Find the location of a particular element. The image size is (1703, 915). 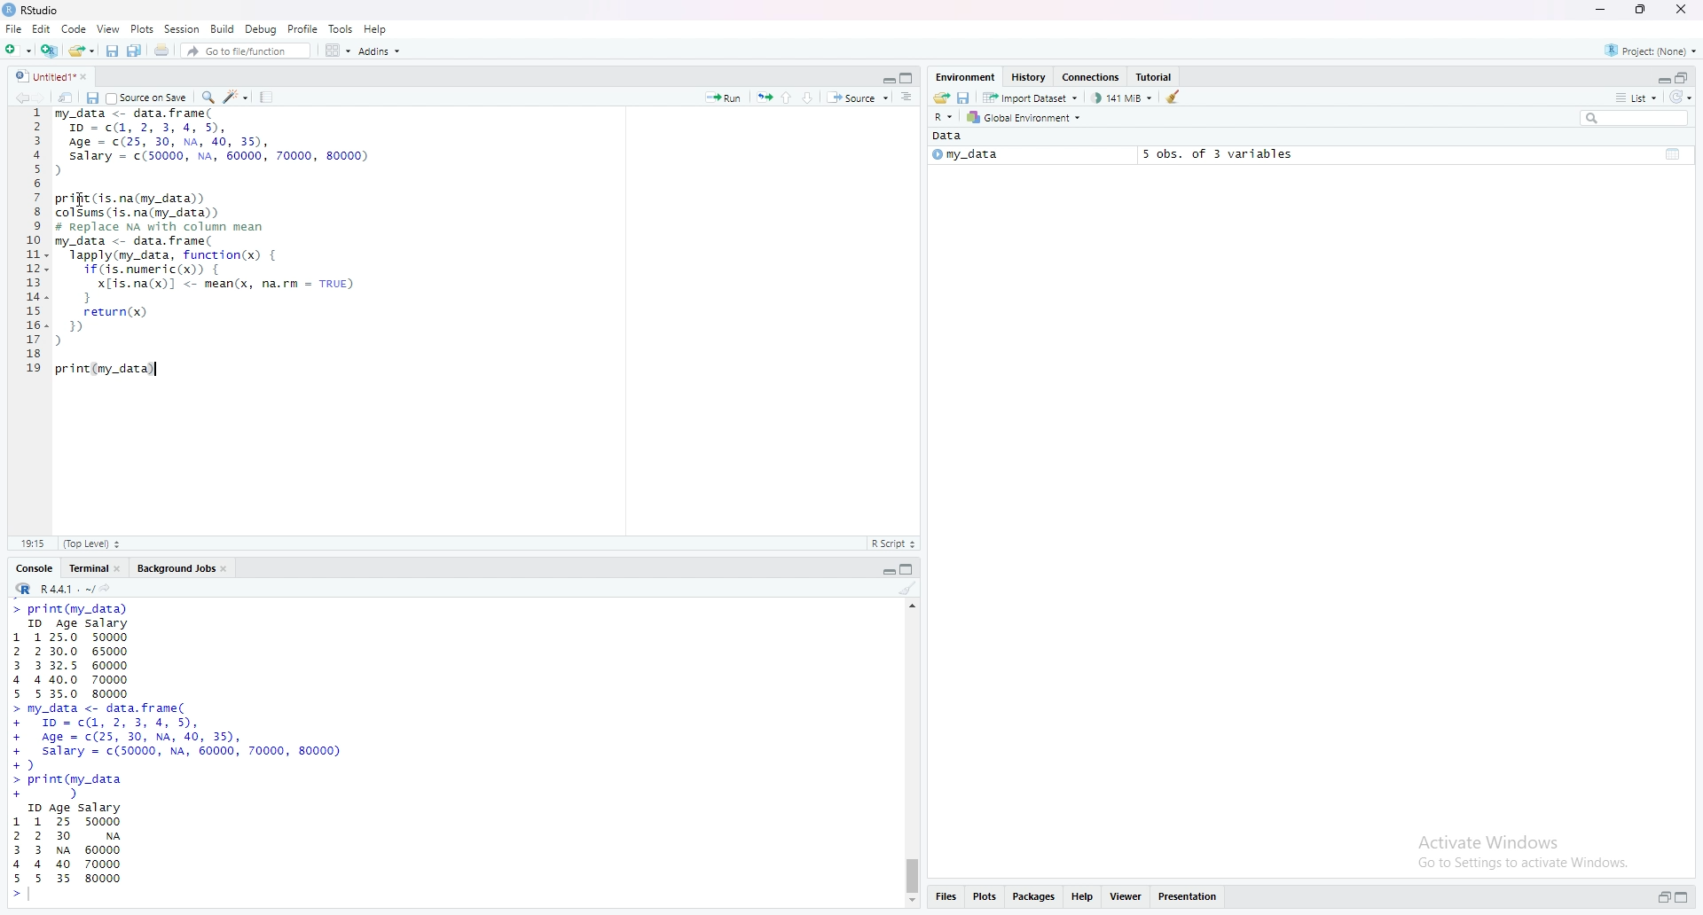

Data is located at coordinates (948, 137).